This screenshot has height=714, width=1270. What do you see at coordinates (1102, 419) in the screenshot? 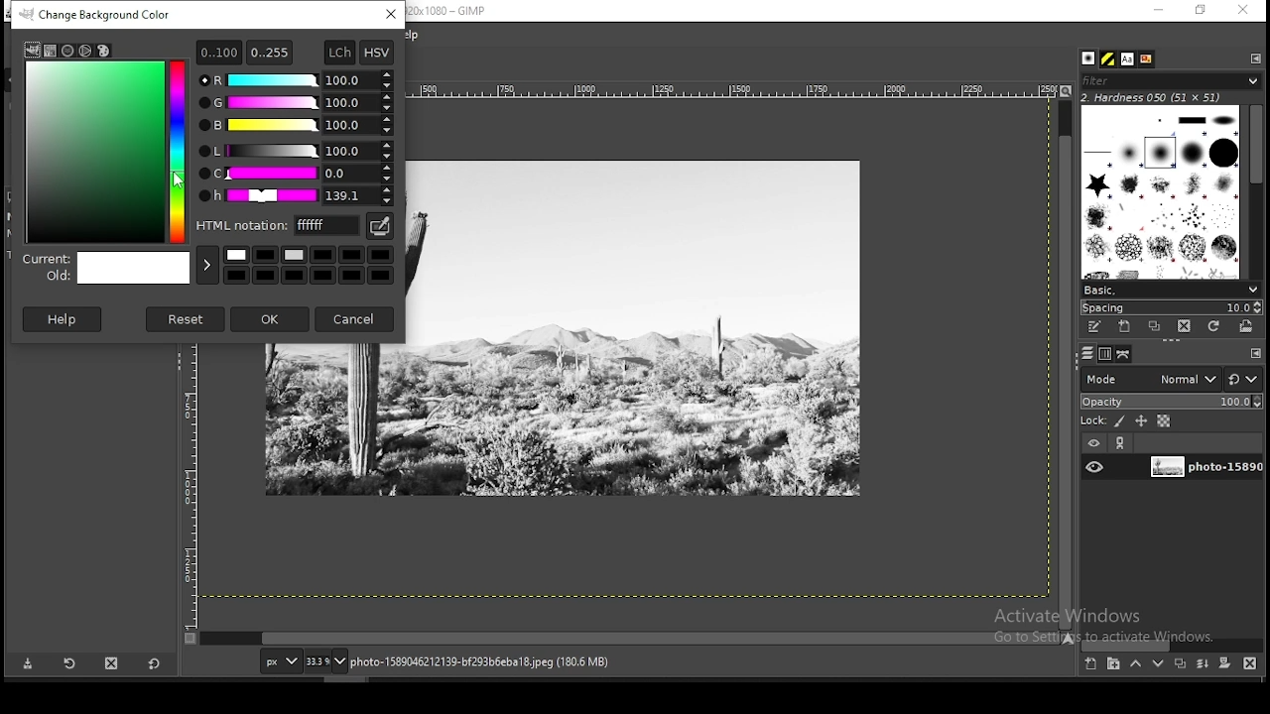
I see `lock pixels` at bounding box center [1102, 419].